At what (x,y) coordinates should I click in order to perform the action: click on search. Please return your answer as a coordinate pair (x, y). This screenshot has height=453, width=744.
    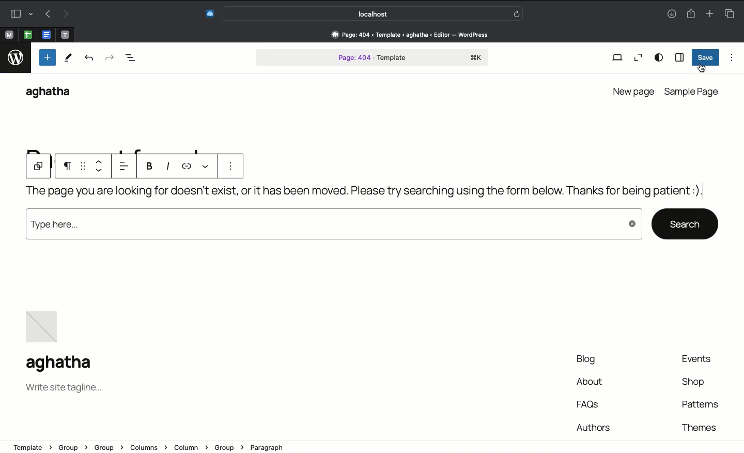
    Looking at the image, I should click on (685, 223).